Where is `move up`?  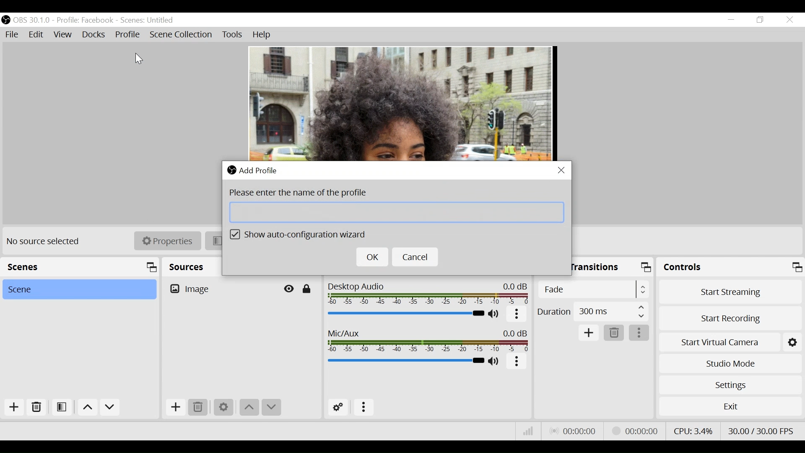
move up is located at coordinates (87, 408).